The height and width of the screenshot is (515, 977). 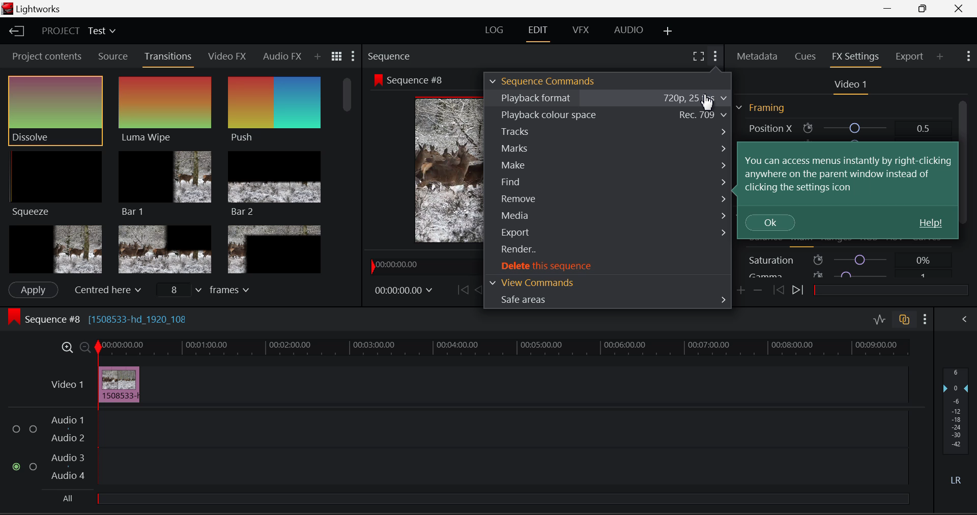 I want to click on Show Settings, so click(x=924, y=319).